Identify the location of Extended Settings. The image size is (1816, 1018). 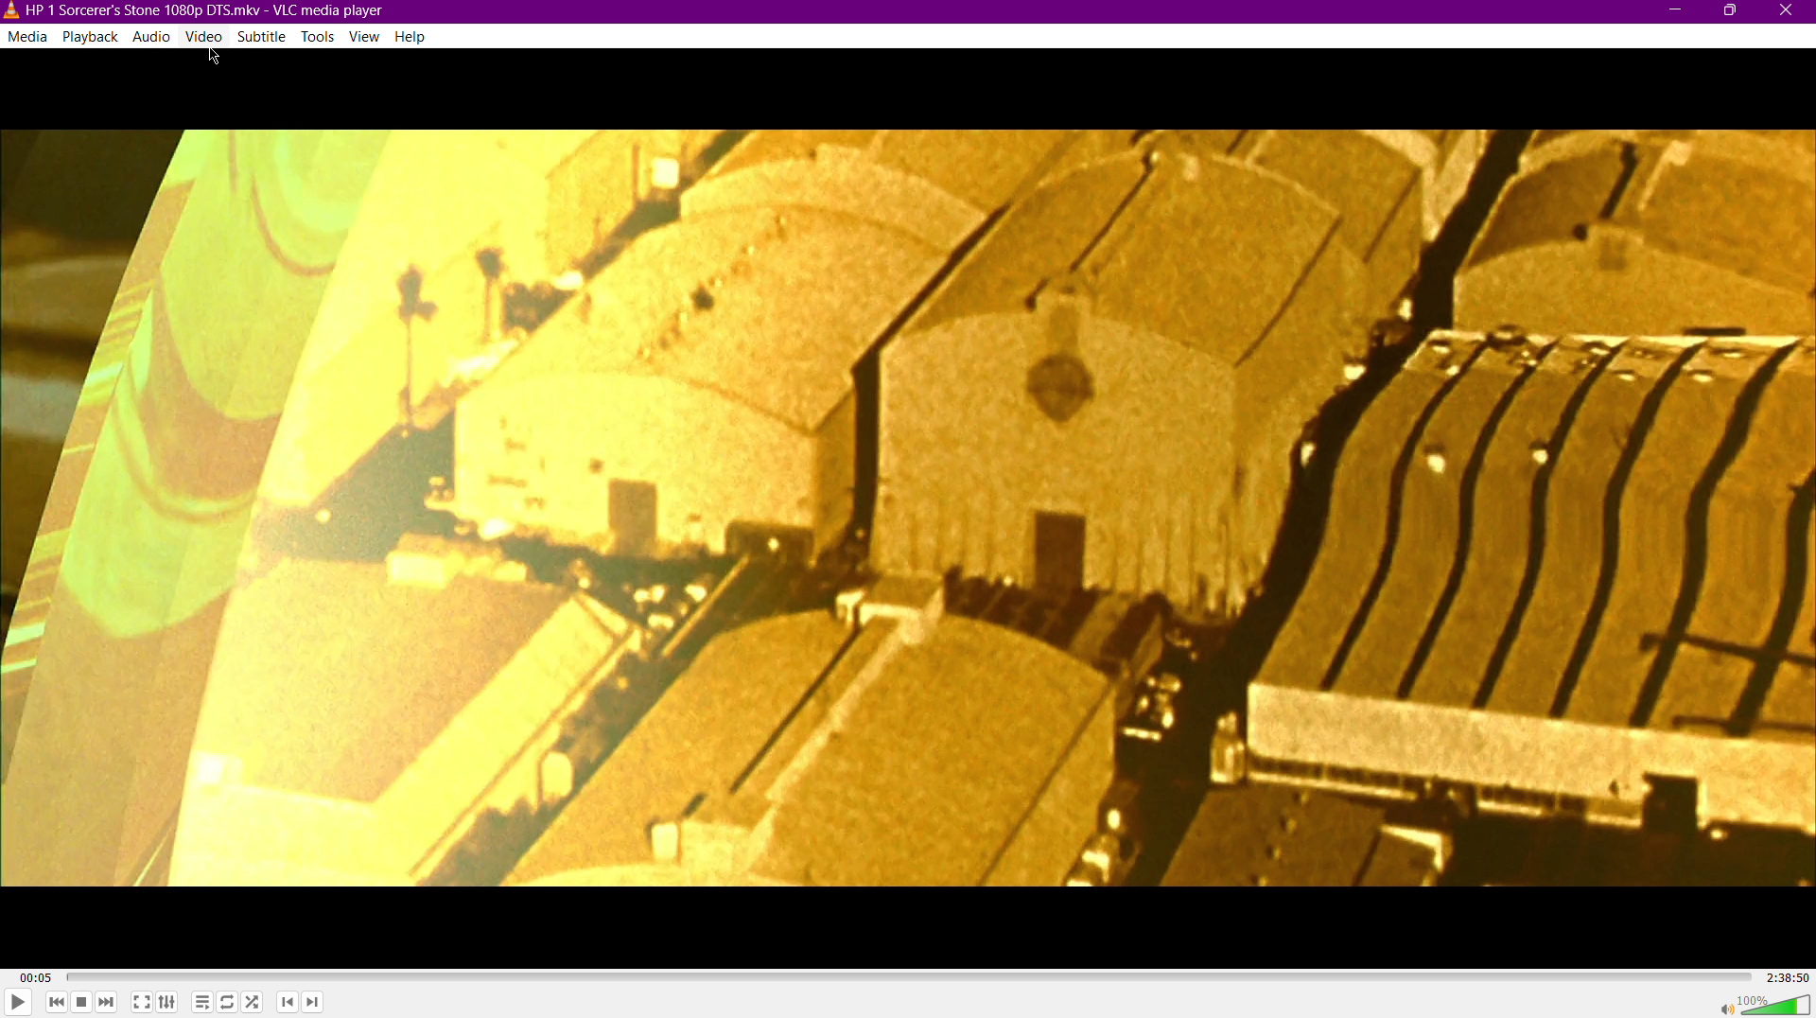
(166, 1001).